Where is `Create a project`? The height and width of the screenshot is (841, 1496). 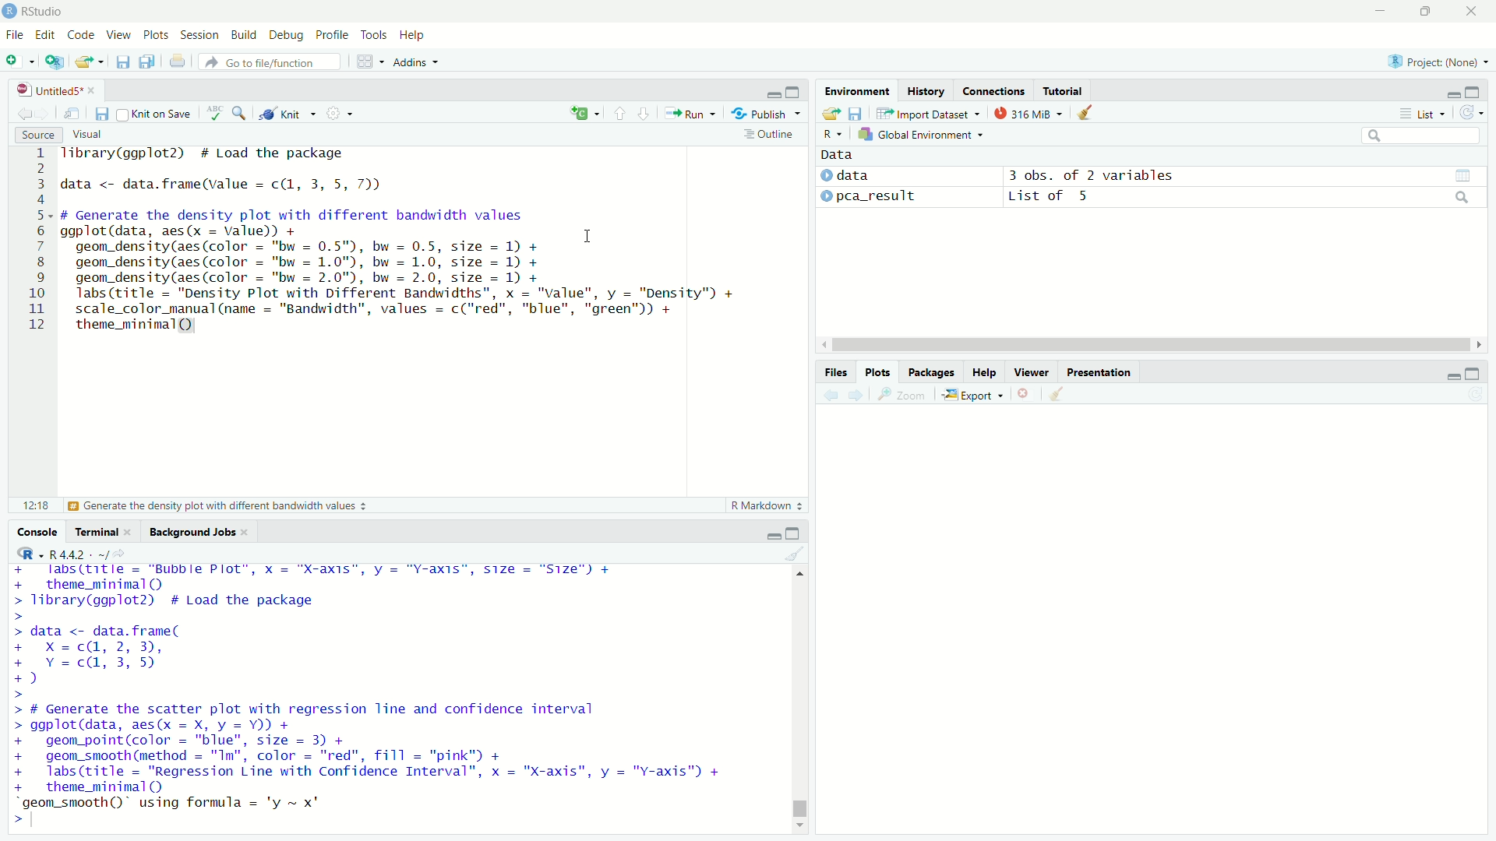
Create a project is located at coordinates (55, 61).